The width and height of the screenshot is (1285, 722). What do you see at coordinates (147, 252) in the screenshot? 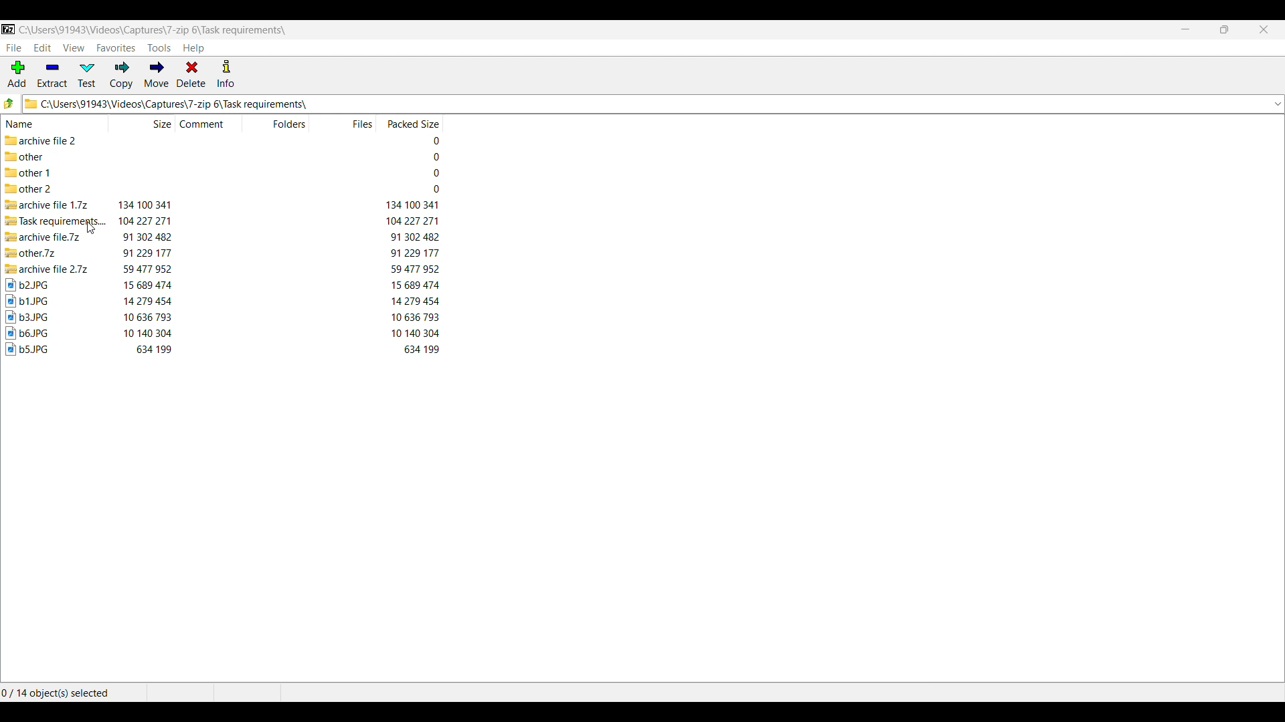
I see `` at bounding box center [147, 252].